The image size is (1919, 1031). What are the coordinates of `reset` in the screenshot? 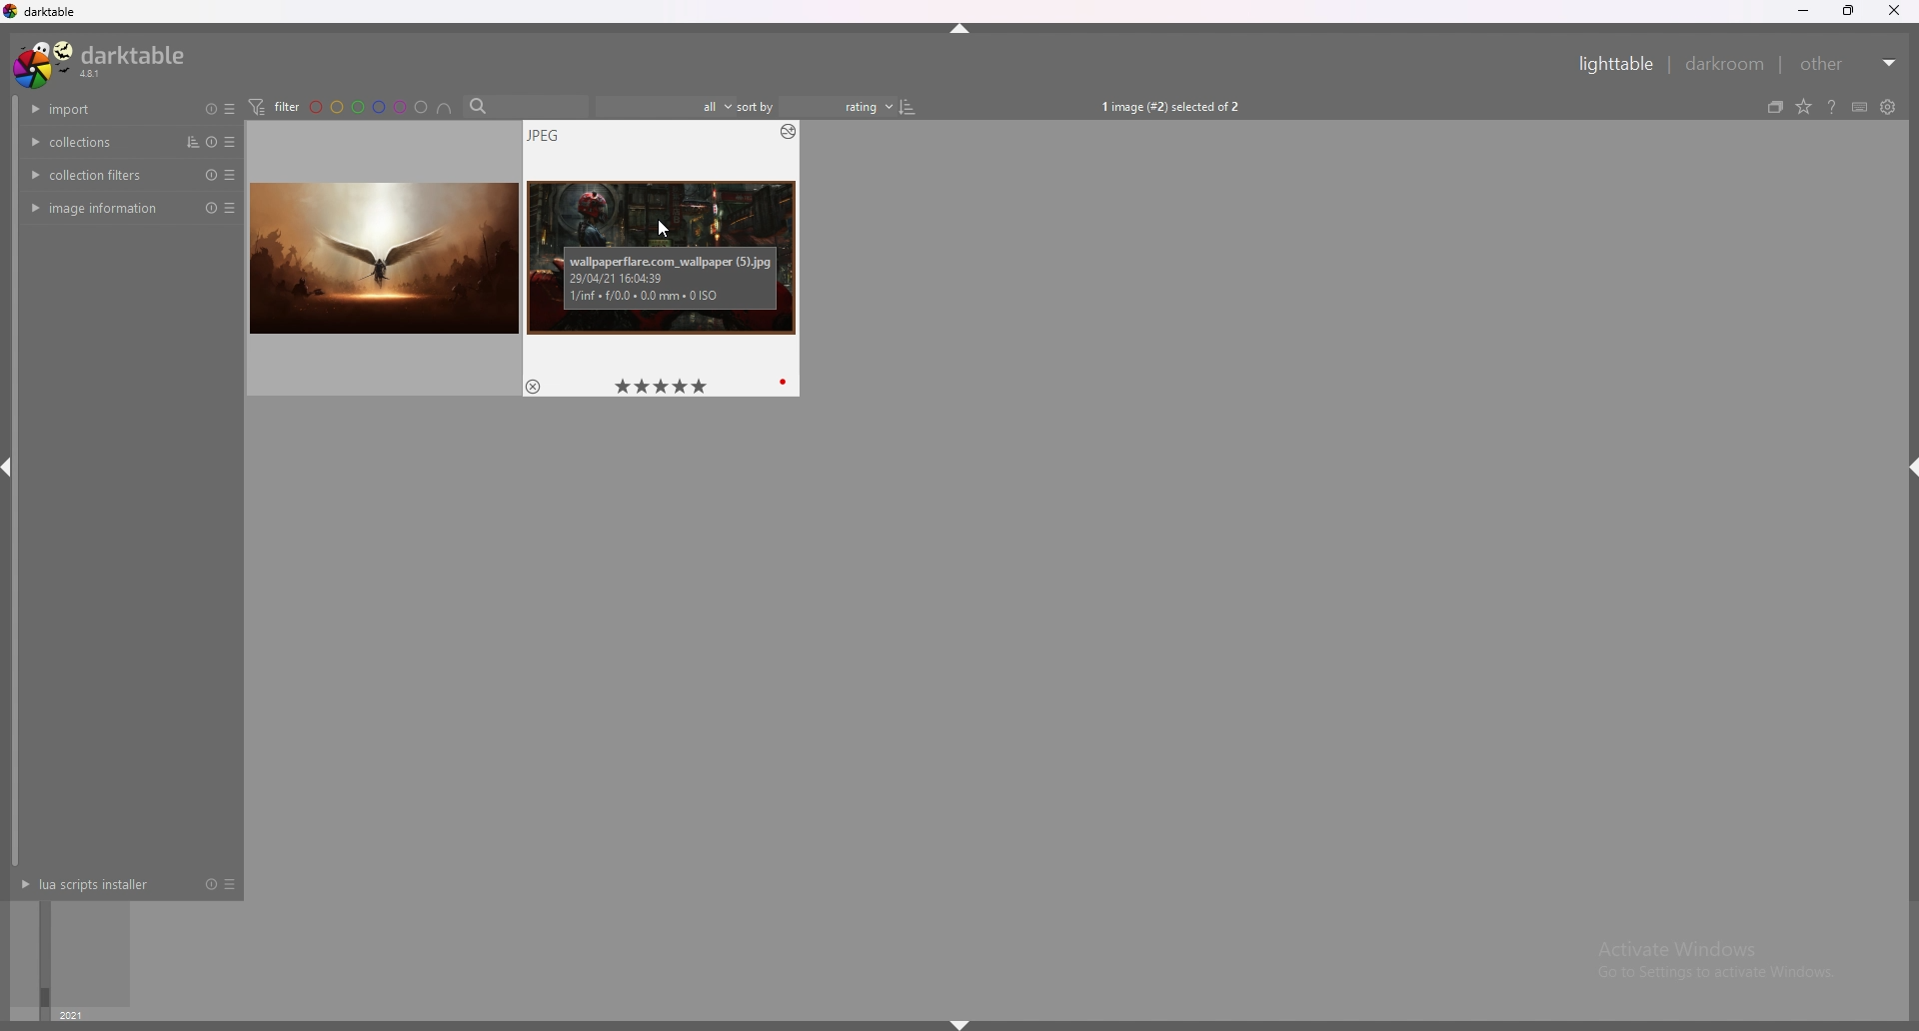 It's located at (211, 208).